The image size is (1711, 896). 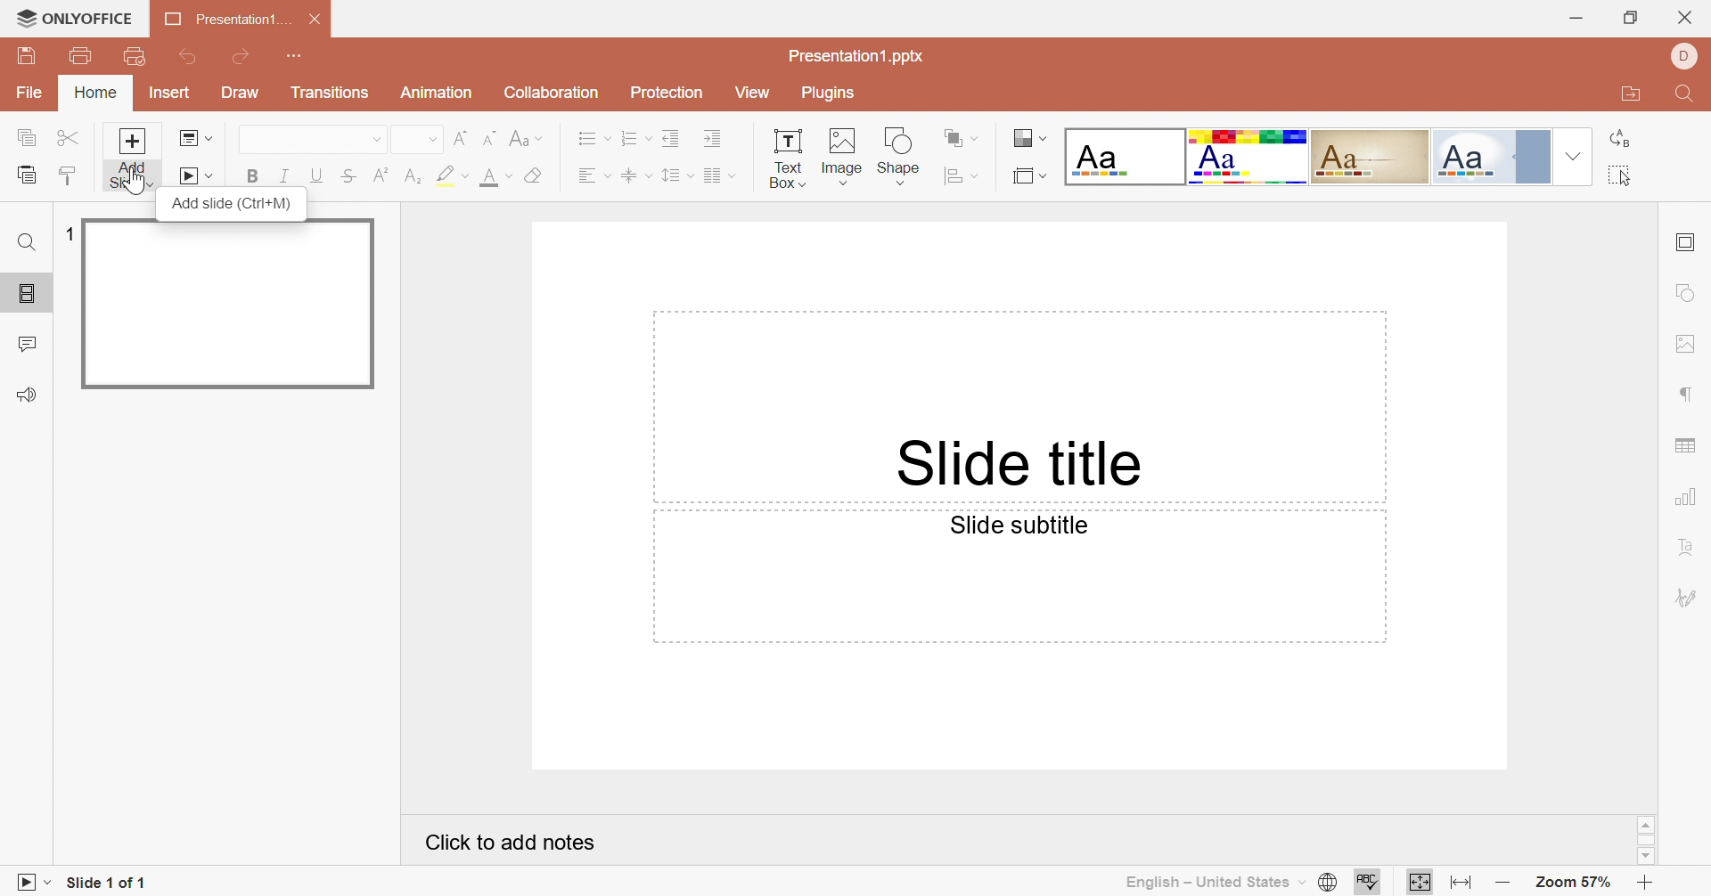 I want to click on Line spacing, so click(x=677, y=174).